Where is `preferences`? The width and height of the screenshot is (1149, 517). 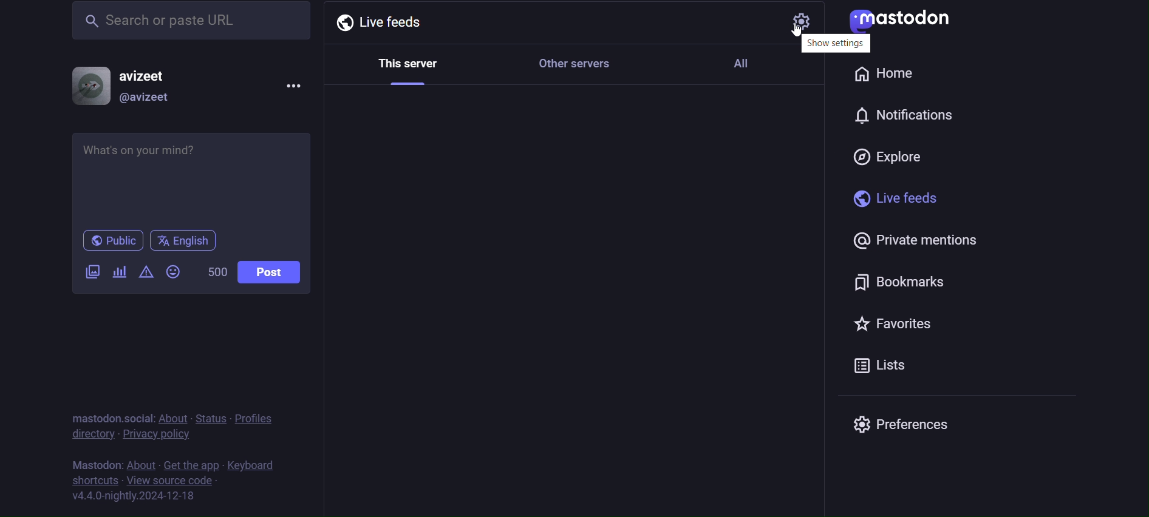 preferences is located at coordinates (898, 425).